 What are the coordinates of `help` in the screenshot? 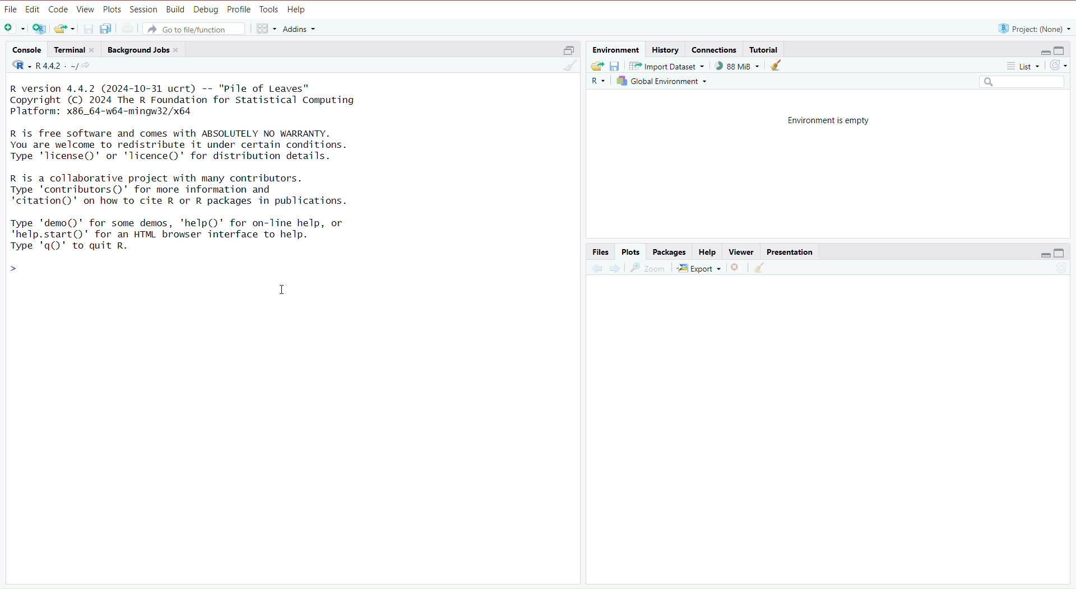 It's located at (299, 10).